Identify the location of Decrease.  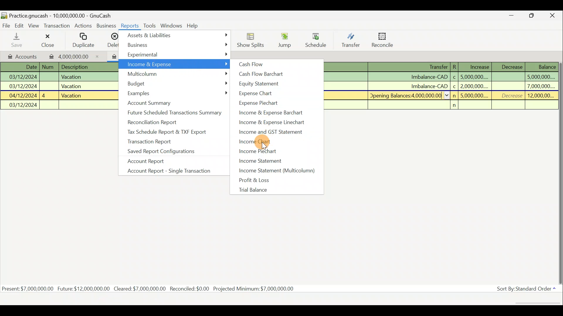
(512, 66).